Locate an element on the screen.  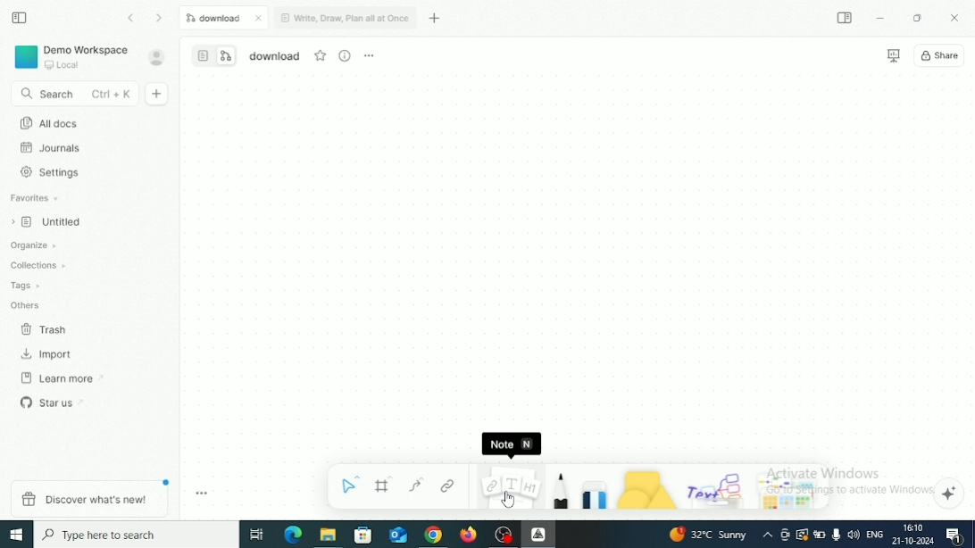
Share is located at coordinates (939, 55).